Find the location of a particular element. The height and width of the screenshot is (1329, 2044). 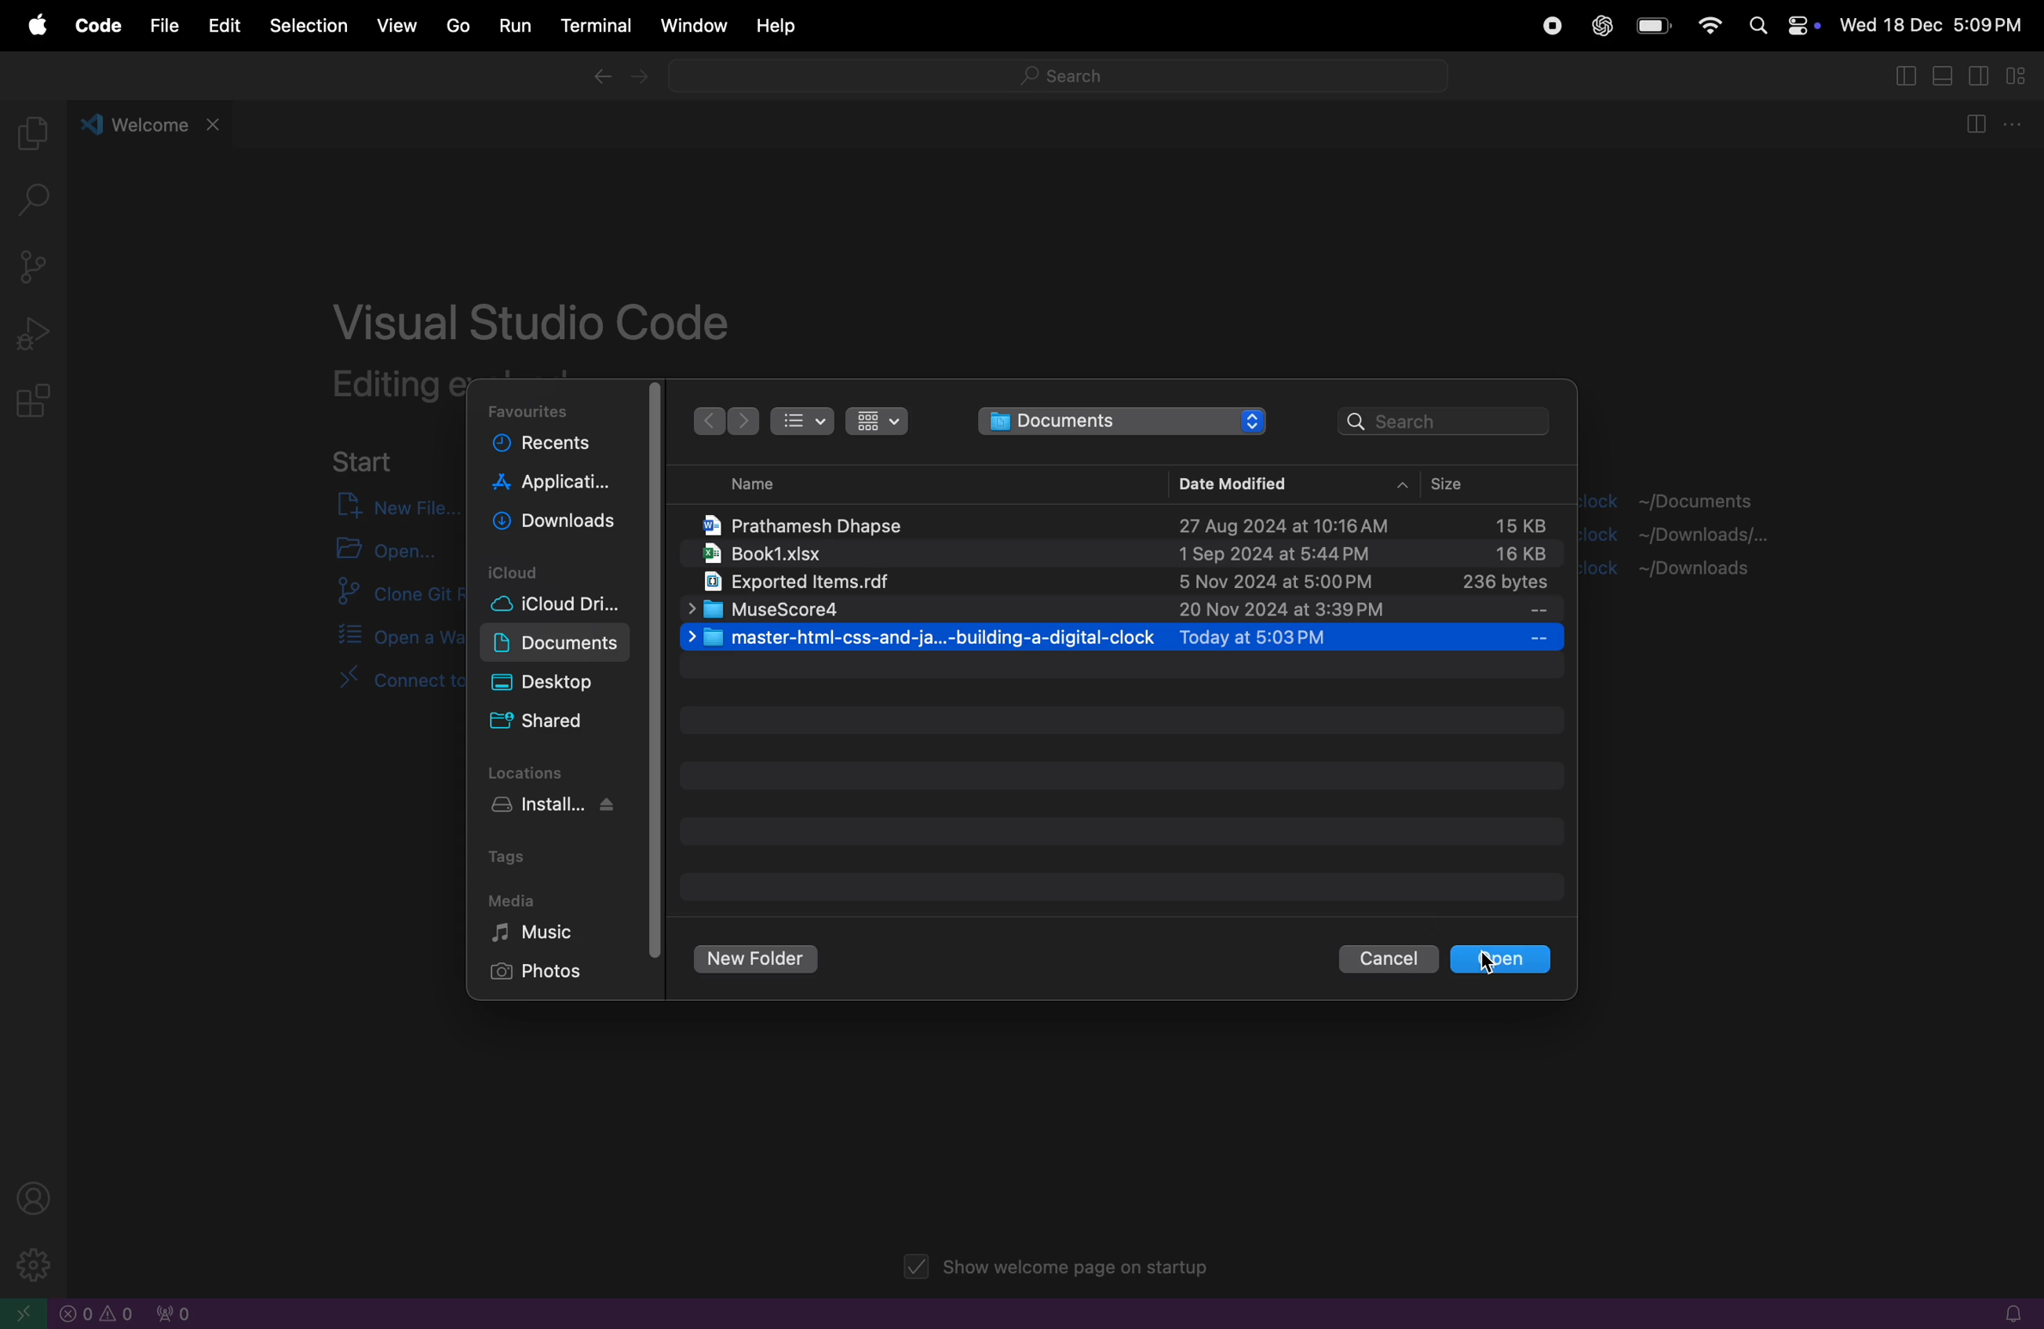

destsktop is located at coordinates (563, 682).